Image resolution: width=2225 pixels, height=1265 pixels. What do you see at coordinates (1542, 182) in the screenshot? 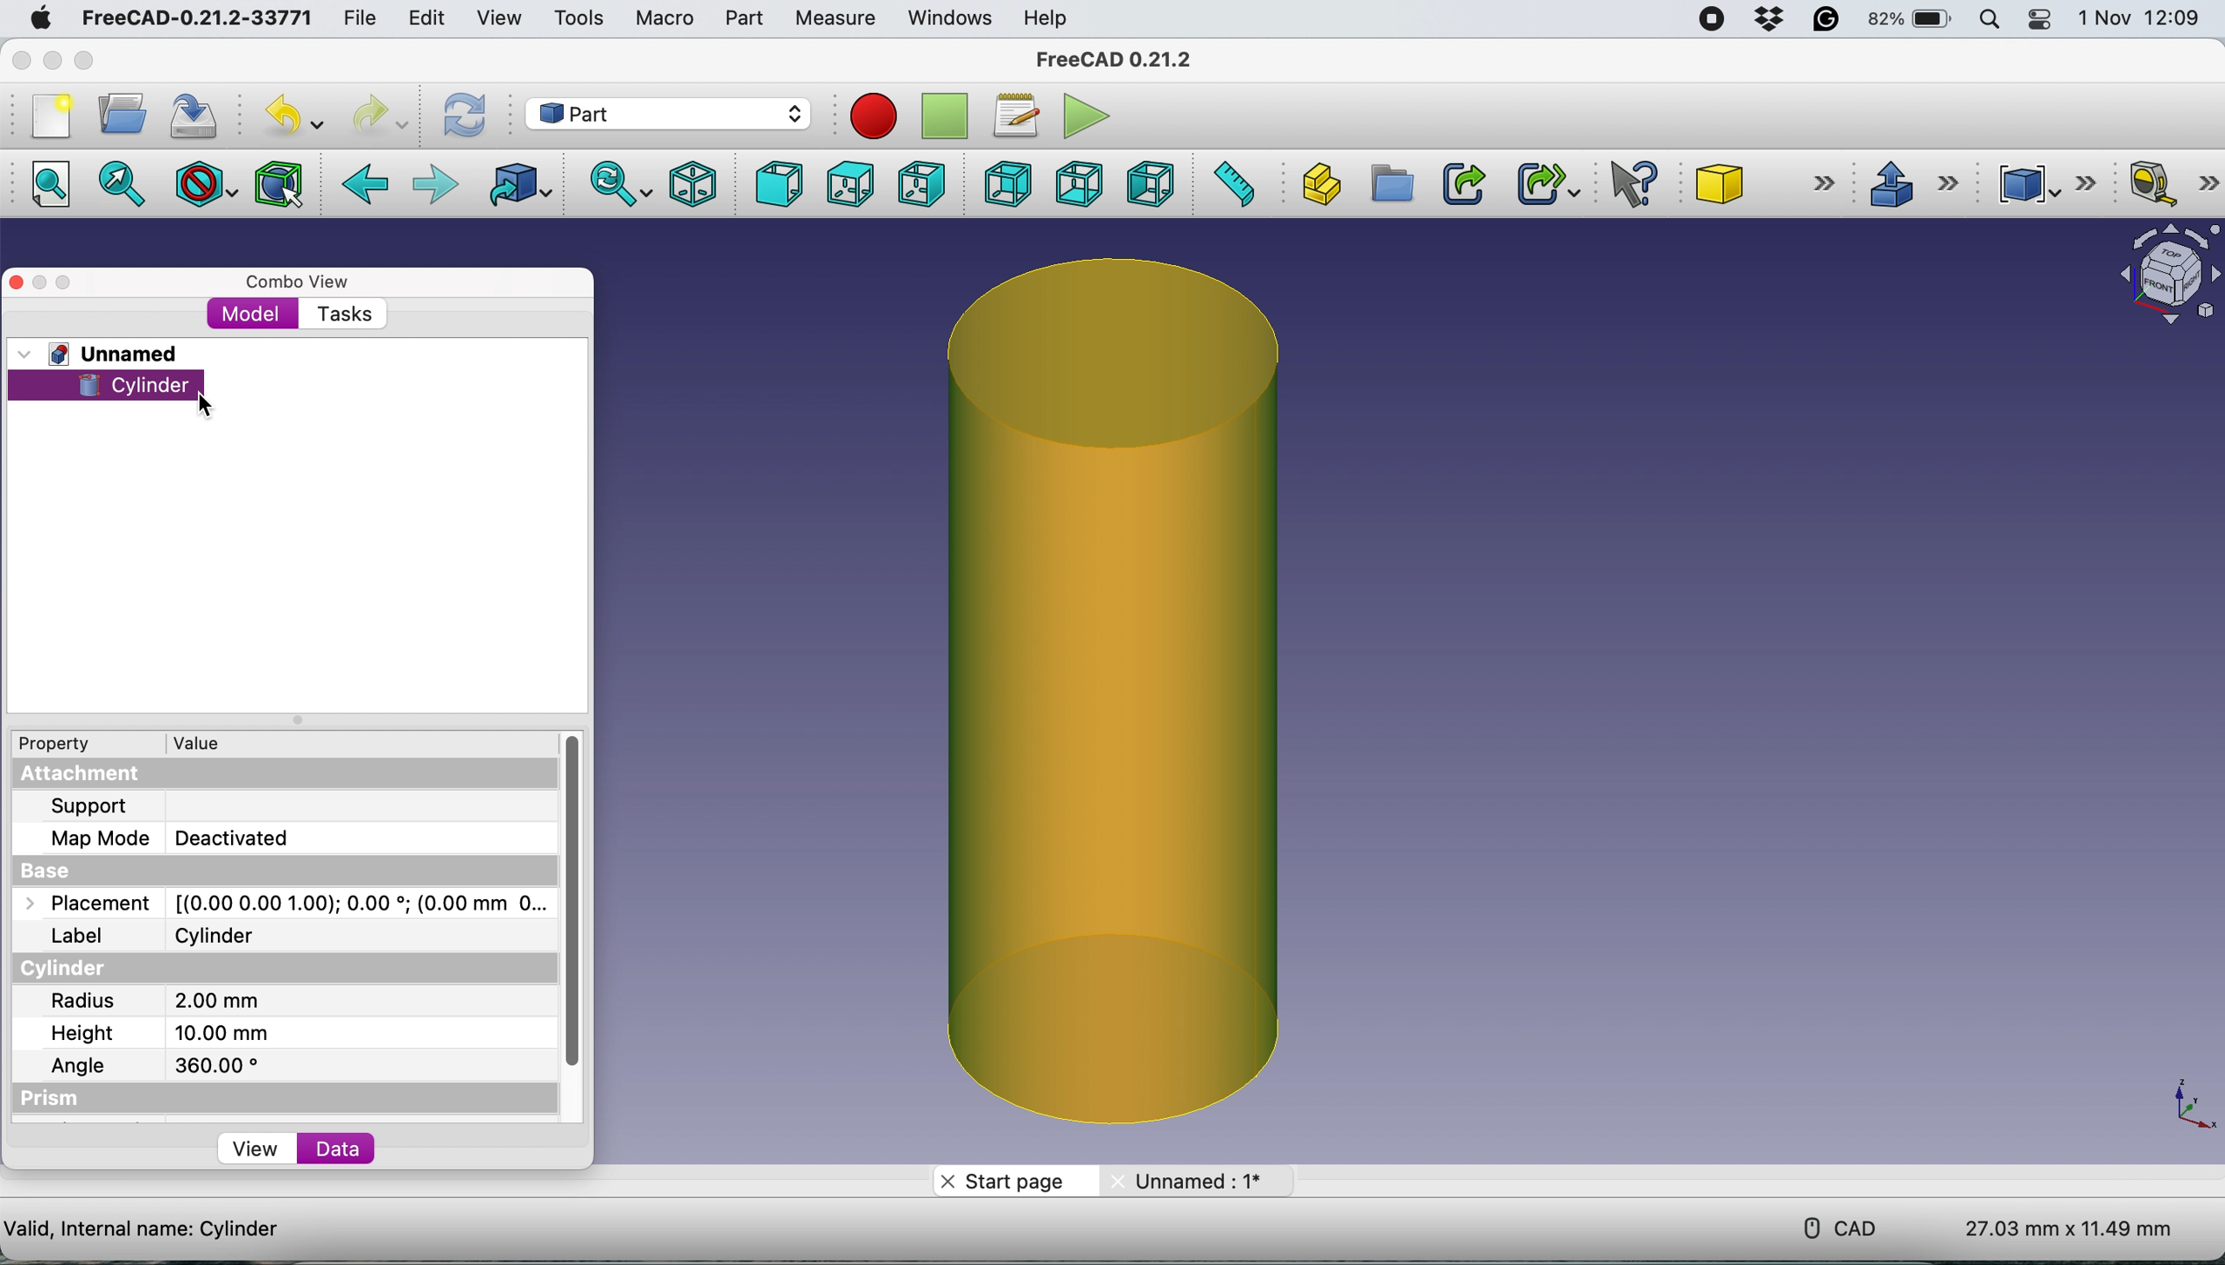
I see `make sub link` at bounding box center [1542, 182].